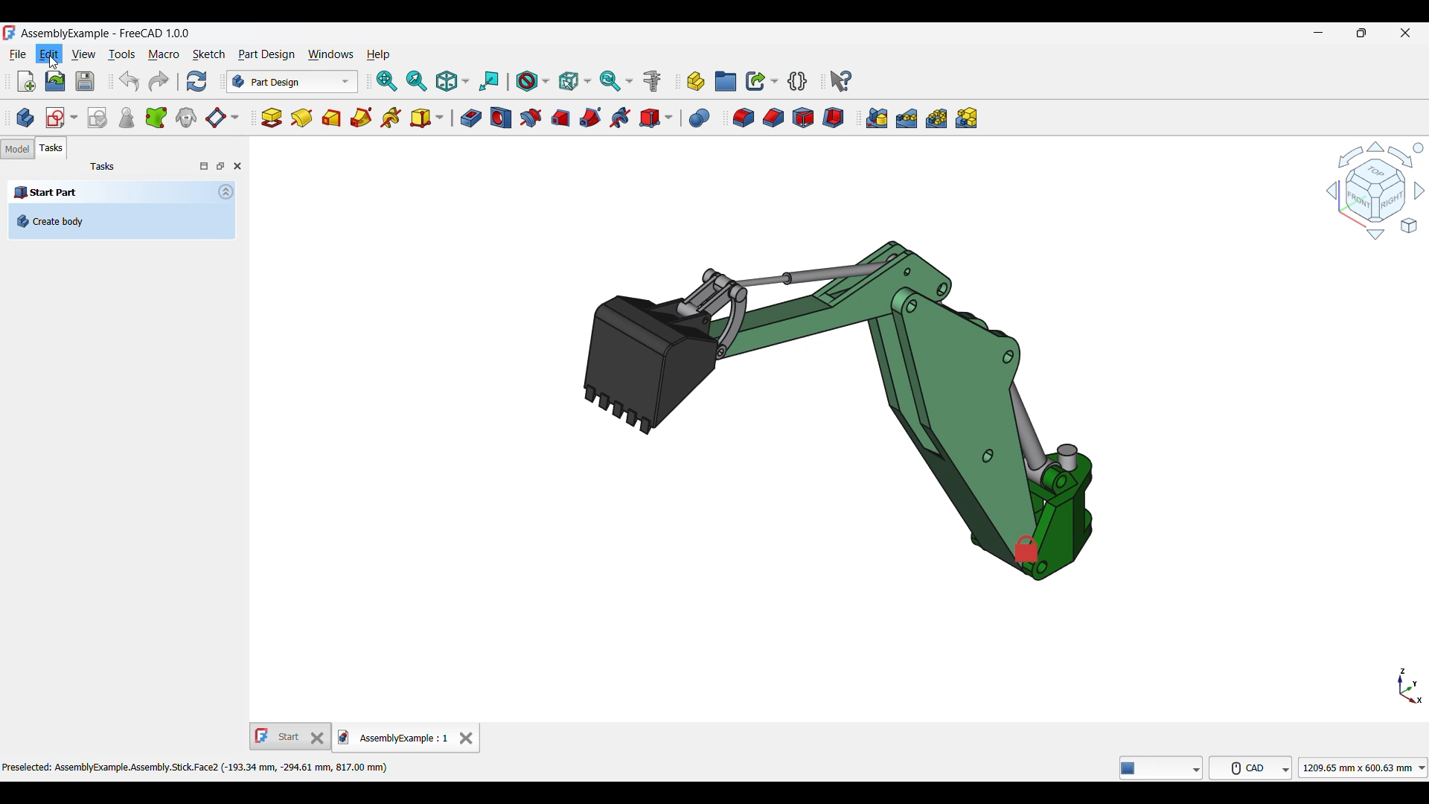 The width and height of the screenshot is (1429, 804). What do you see at coordinates (621, 118) in the screenshot?
I see `Subtractive helix` at bounding box center [621, 118].